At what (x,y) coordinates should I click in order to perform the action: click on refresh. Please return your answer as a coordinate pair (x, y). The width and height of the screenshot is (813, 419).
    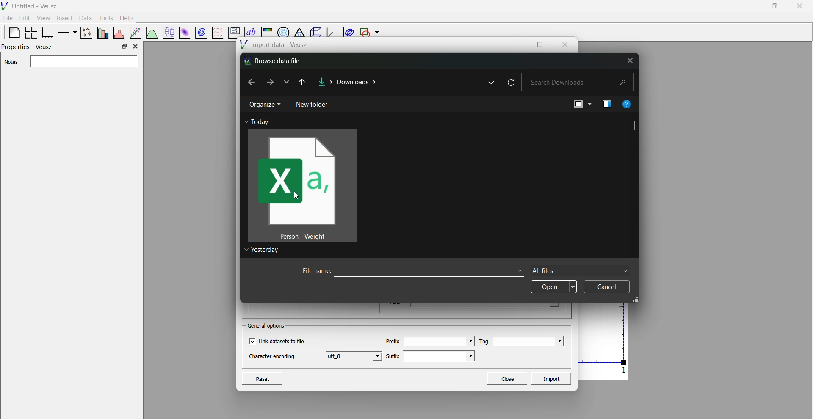
    Looking at the image, I should click on (511, 82).